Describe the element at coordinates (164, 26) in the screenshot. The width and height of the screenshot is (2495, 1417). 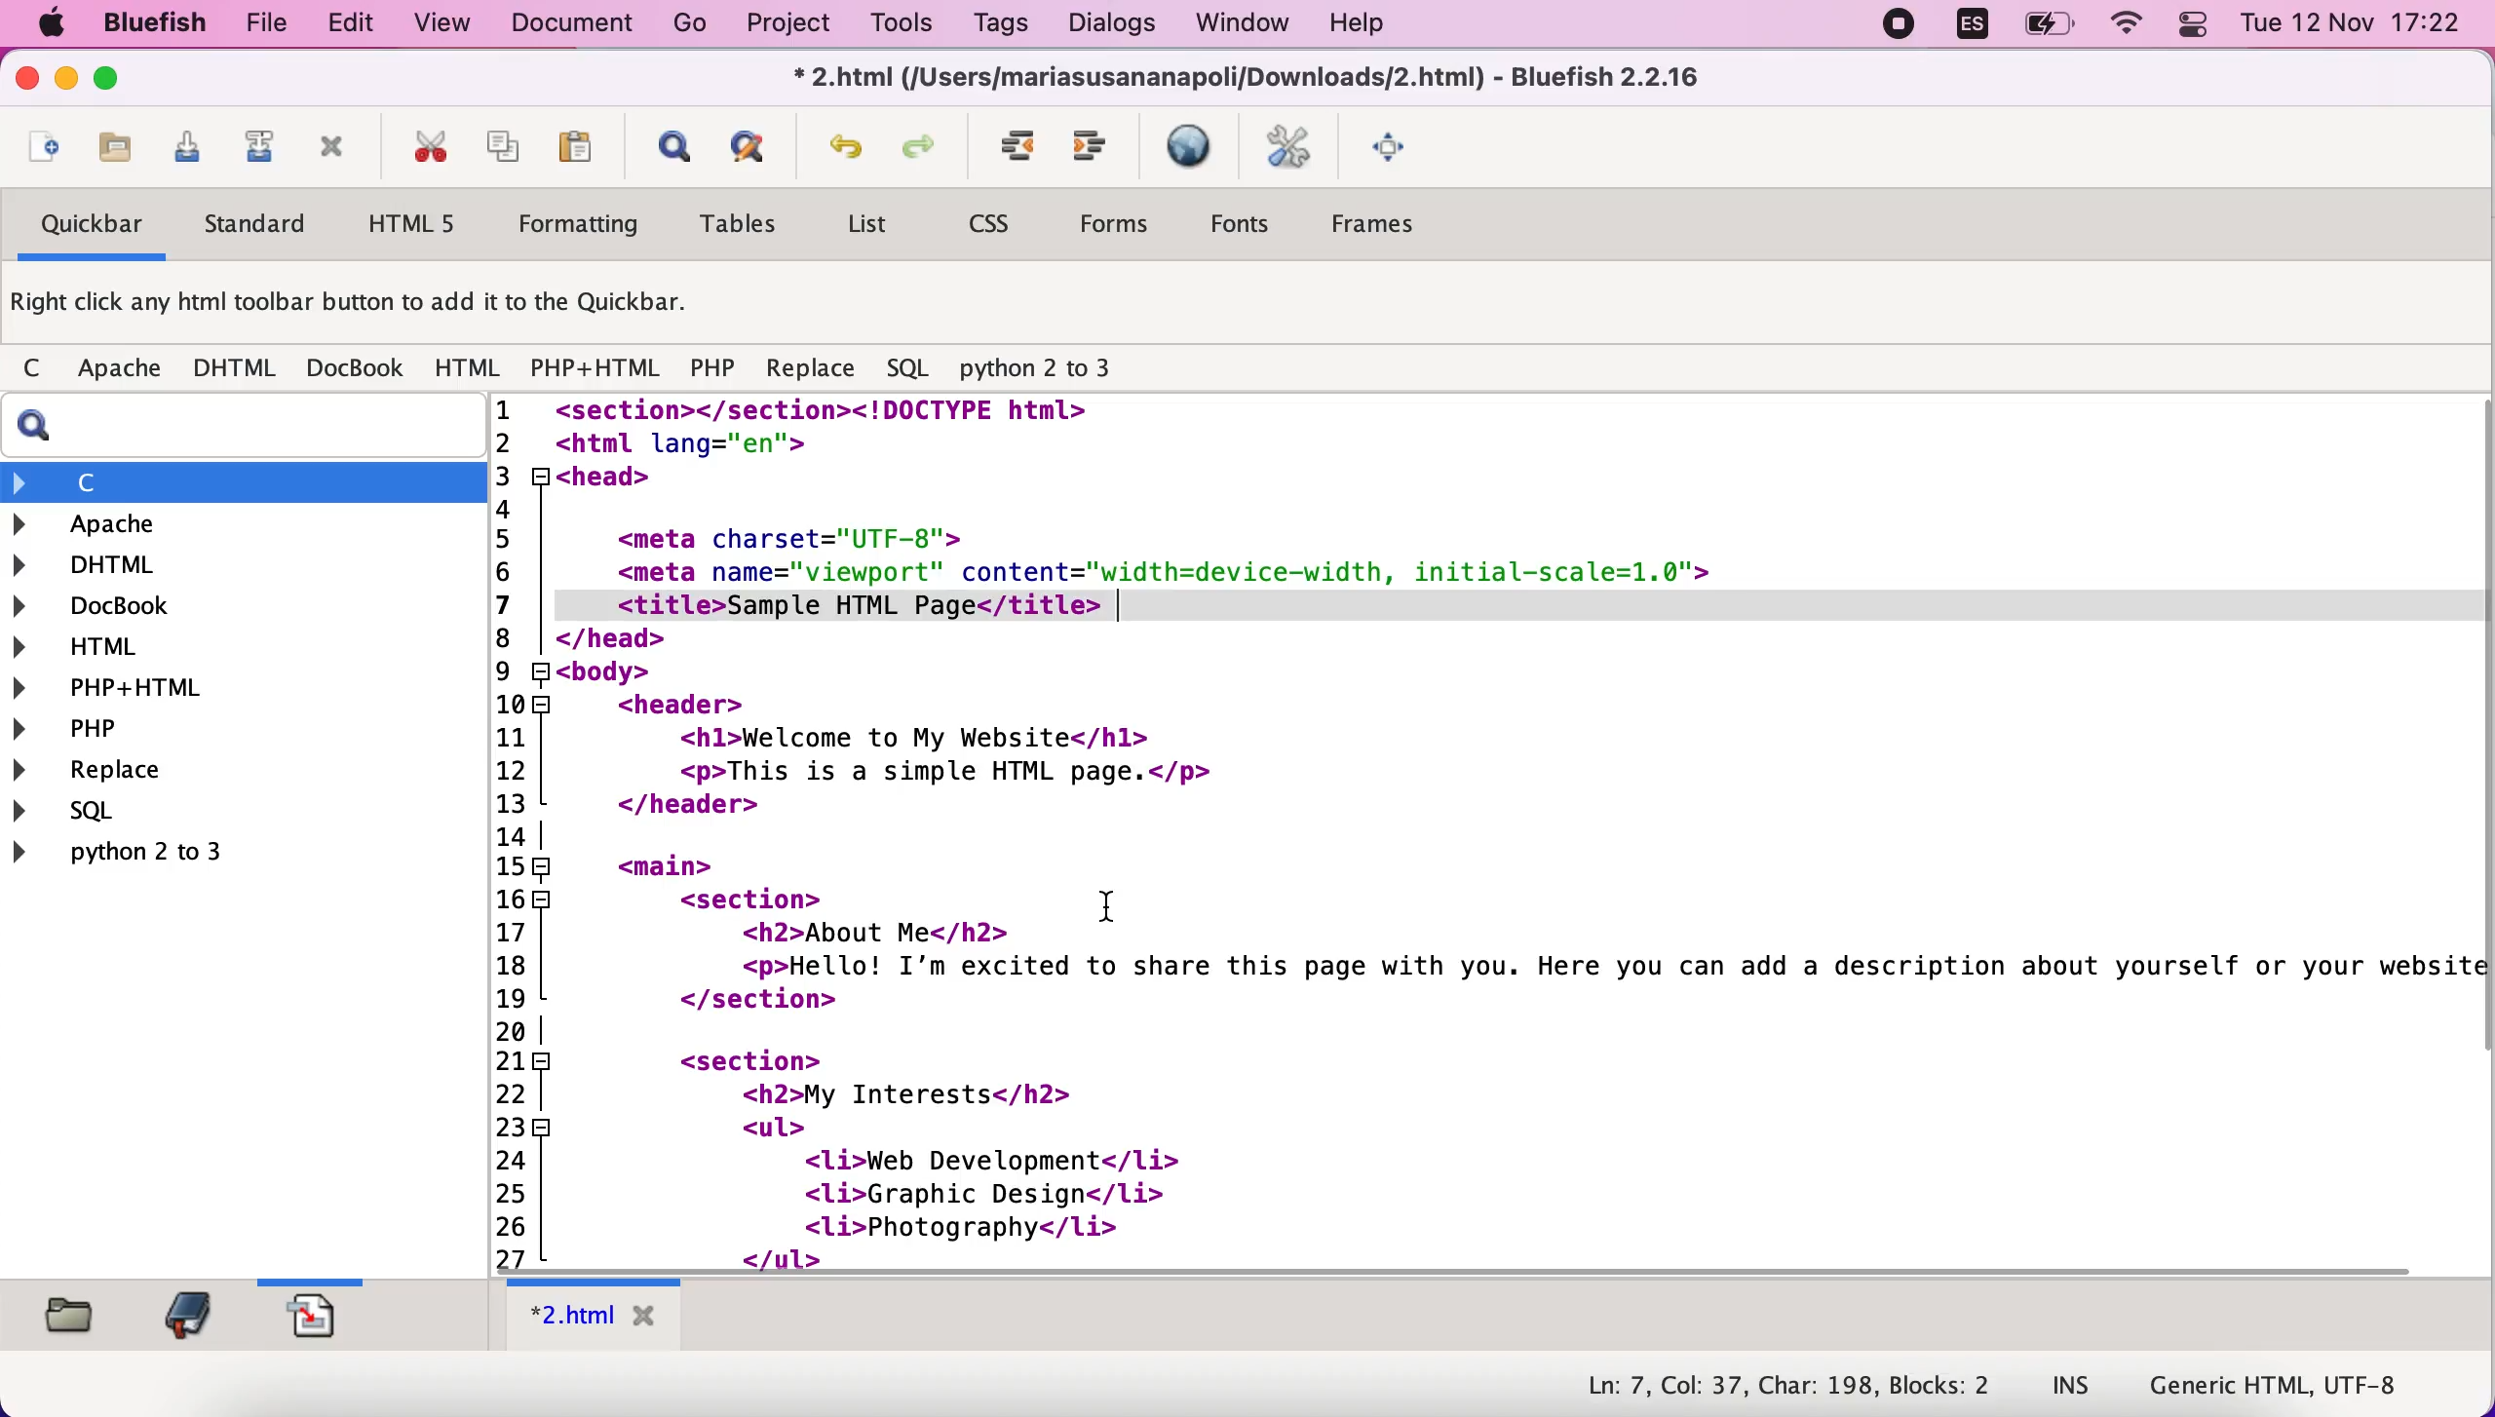
I see `bluefish` at that location.